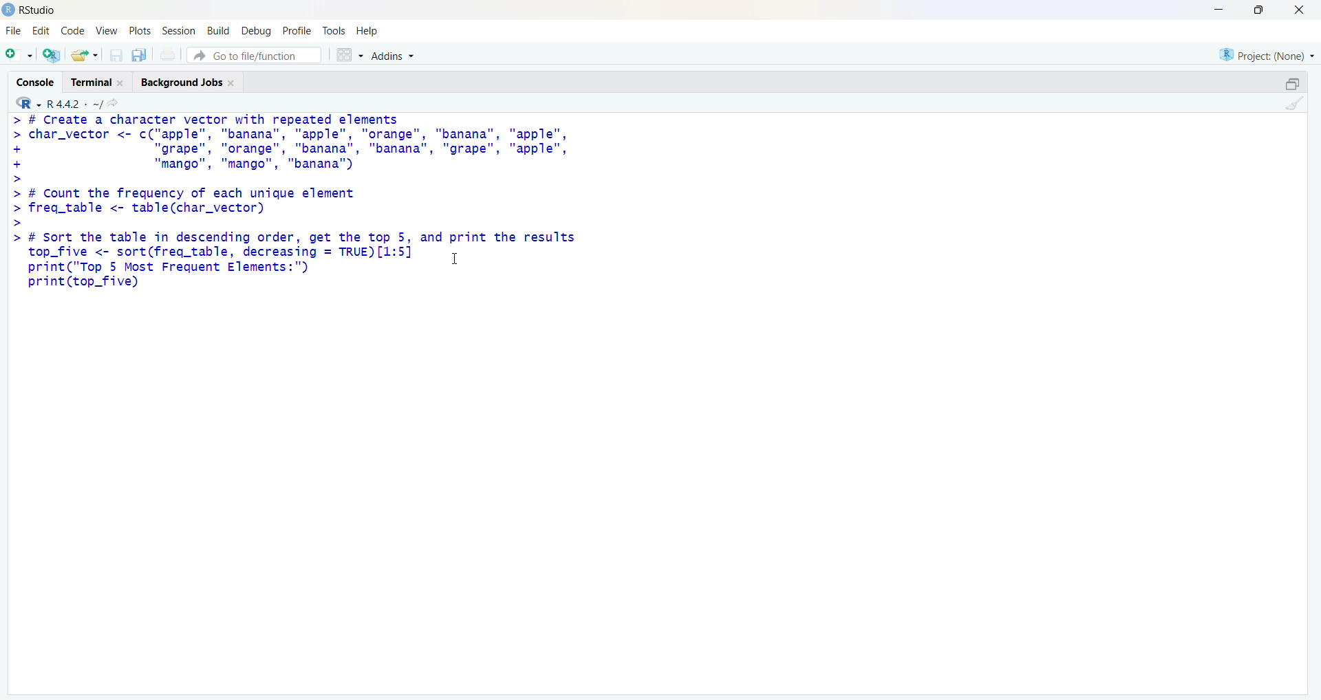  I want to click on Tools, so click(334, 30).